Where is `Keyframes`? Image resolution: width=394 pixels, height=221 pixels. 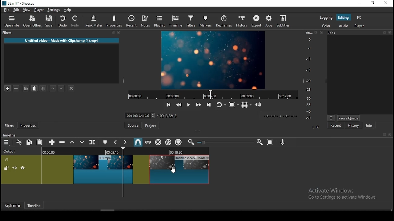 Keyframes is located at coordinates (12, 206).